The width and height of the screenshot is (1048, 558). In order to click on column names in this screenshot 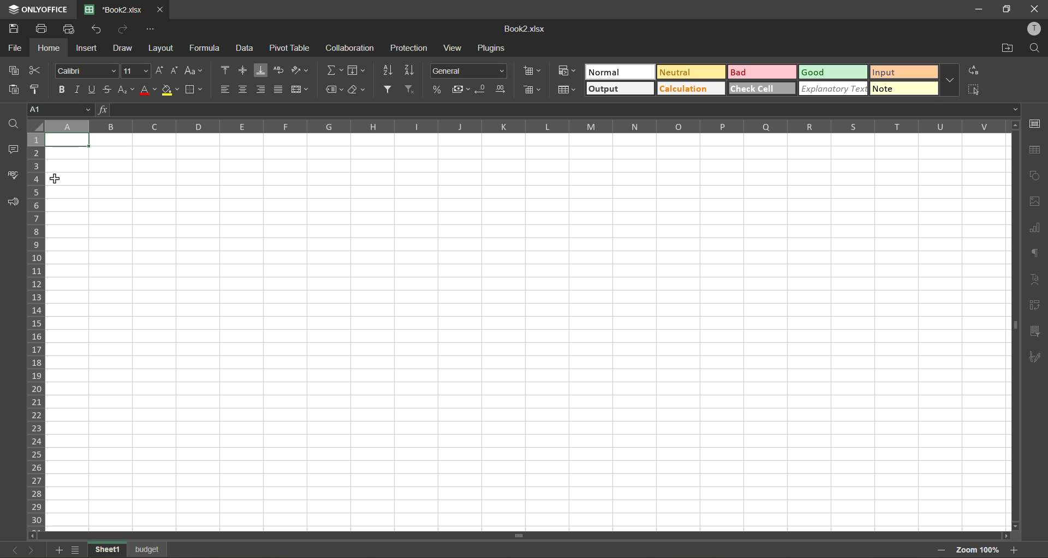, I will do `click(522, 127)`.